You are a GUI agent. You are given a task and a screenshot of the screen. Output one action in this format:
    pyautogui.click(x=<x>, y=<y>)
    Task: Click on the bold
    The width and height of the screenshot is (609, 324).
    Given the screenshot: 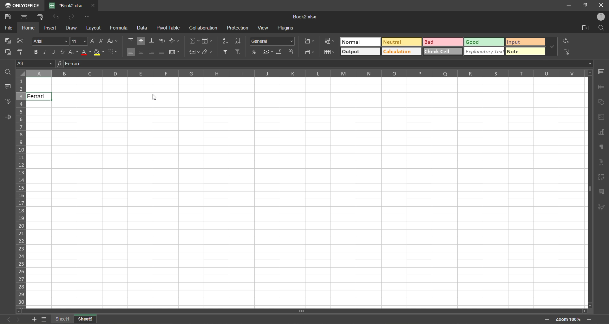 What is the action you would take?
    pyautogui.click(x=35, y=52)
    